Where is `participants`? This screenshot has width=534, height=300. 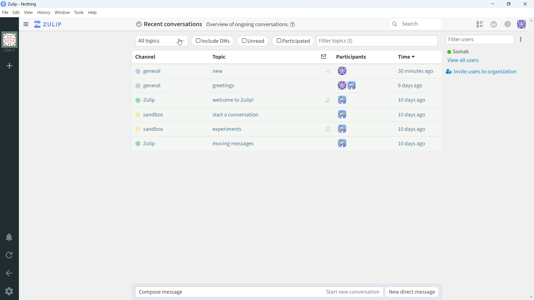
participants is located at coordinates (347, 107).